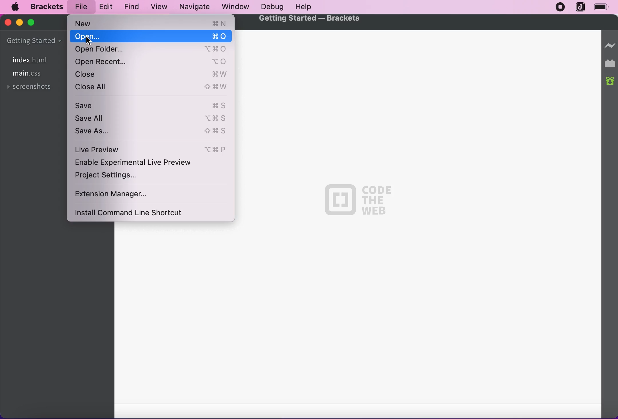 The width and height of the screenshot is (618, 419). Describe the element at coordinates (9, 23) in the screenshot. I see `close` at that location.